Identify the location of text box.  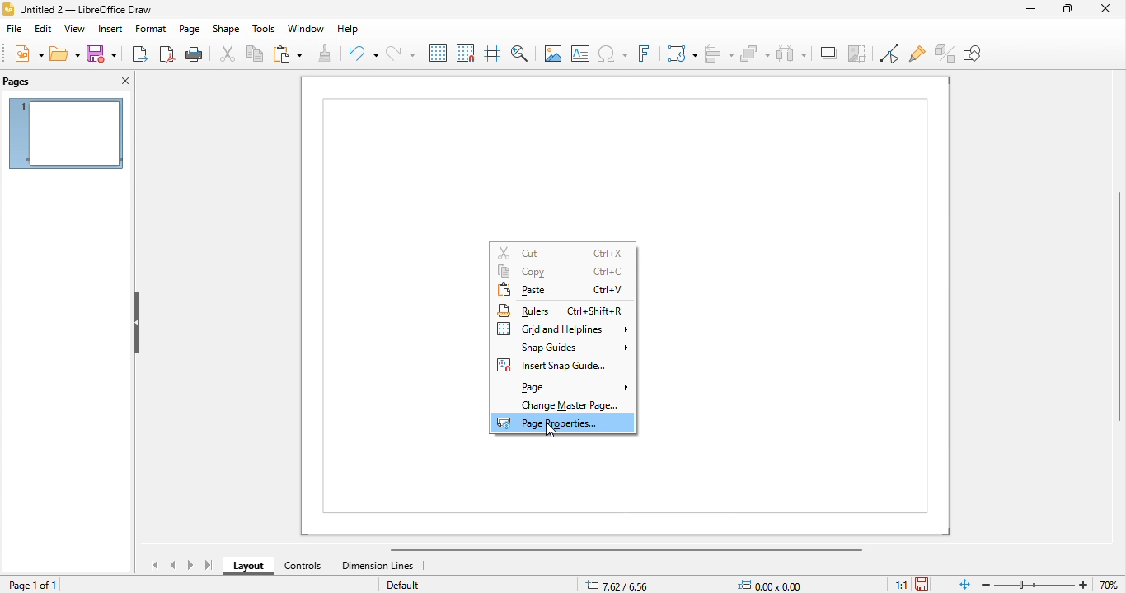
(579, 54).